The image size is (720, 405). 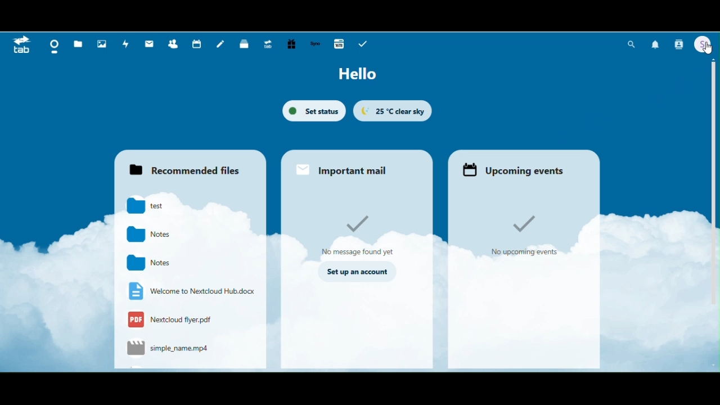 I want to click on Photos, so click(x=102, y=44).